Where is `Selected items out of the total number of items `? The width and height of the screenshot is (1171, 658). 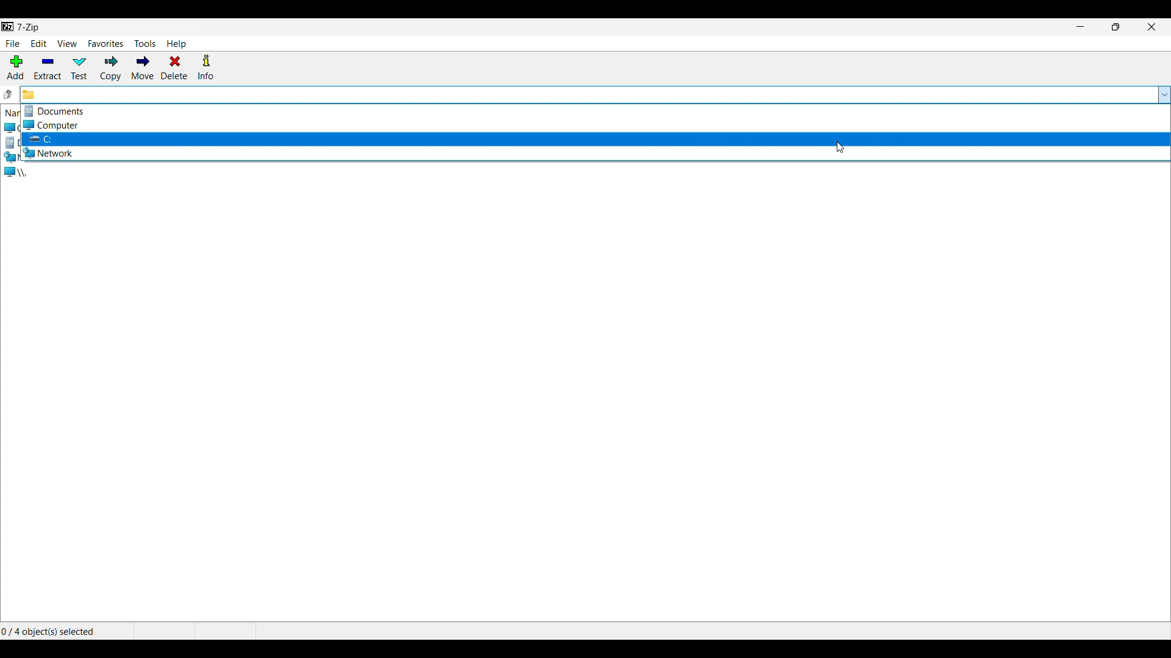 Selected items out of the total number of items  is located at coordinates (51, 631).